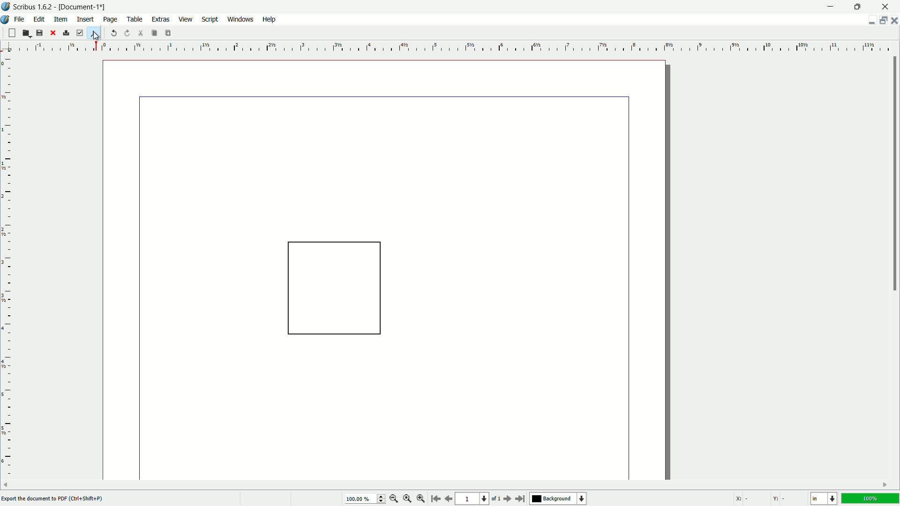 The height and width of the screenshot is (506, 900). What do you see at coordinates (894, 21) in the screenshot?
I see `close document` at bounding box center [894, 21].